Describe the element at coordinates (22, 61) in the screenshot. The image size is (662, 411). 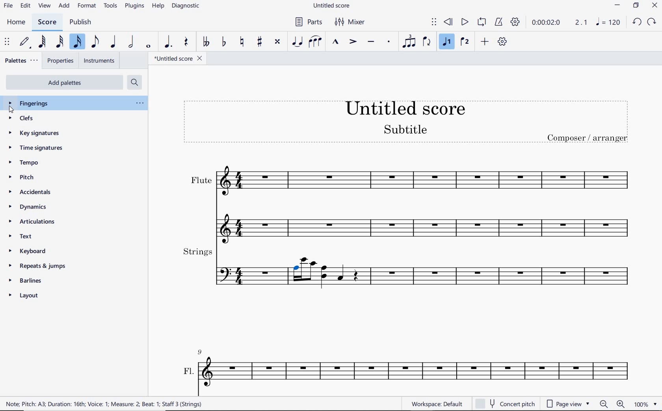
I see `palettes` at that location.